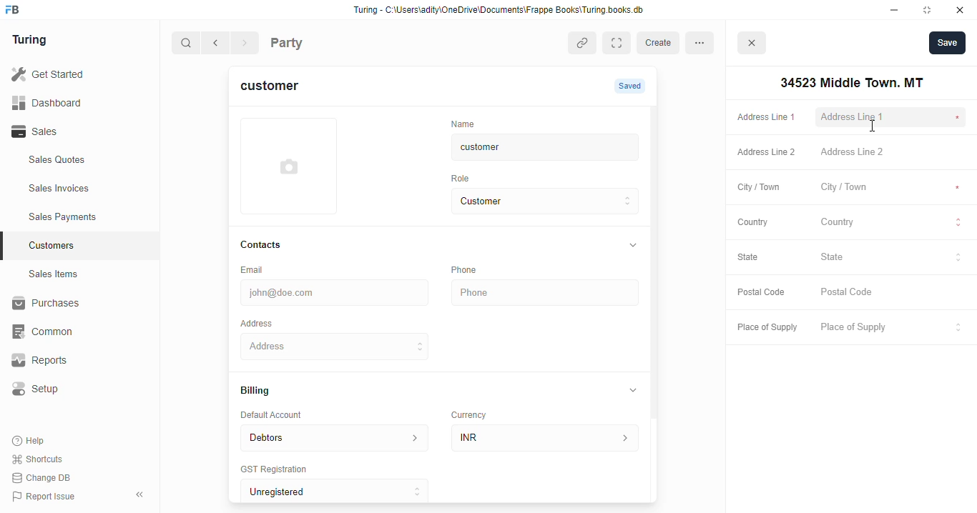  Describe the element at coordinates (30, 442) in the screenshot. I see `Help` at that location.